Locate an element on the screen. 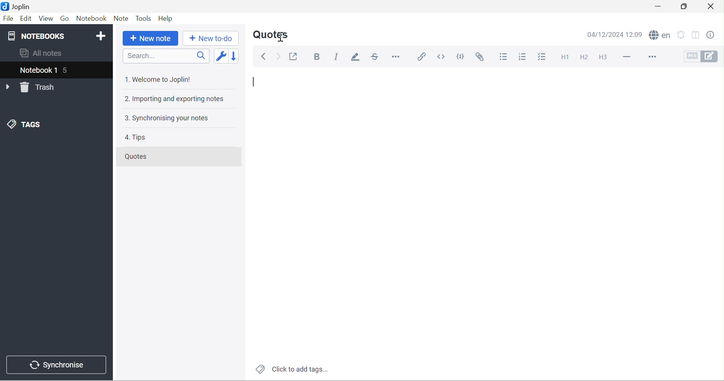 The width and height of the screenshot is (724, 381). Go is located at coordinates (65, 18).